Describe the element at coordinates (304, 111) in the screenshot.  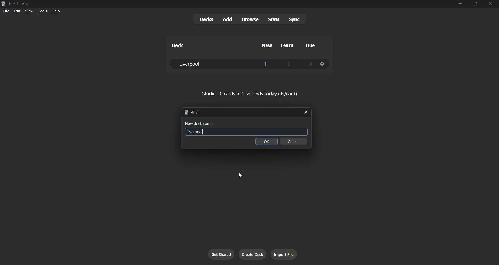
I see `close` at that location.